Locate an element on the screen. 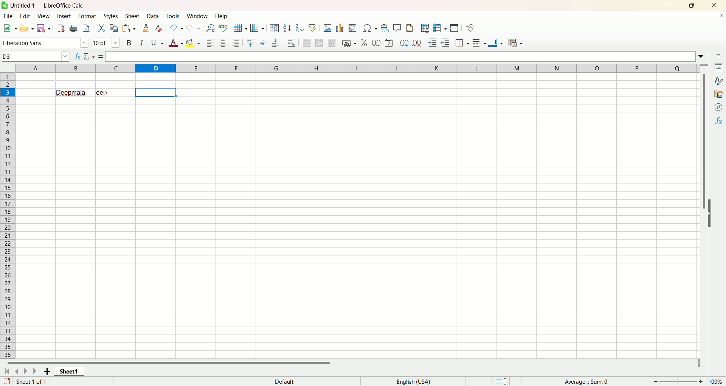  Format as percent is located at coordinates (364, 43).